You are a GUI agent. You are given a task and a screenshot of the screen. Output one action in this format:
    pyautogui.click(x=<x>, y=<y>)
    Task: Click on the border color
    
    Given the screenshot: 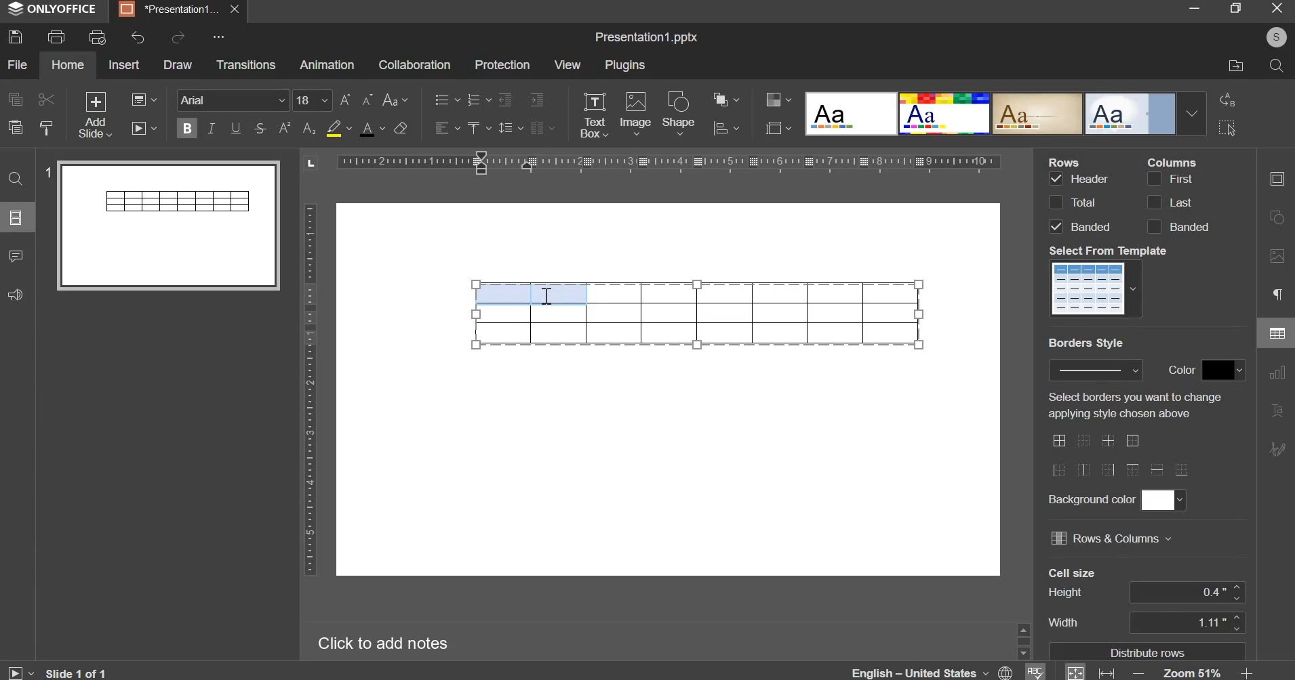 What is the action you would take?
    pyautogui.click(x=1222, y=370)
    